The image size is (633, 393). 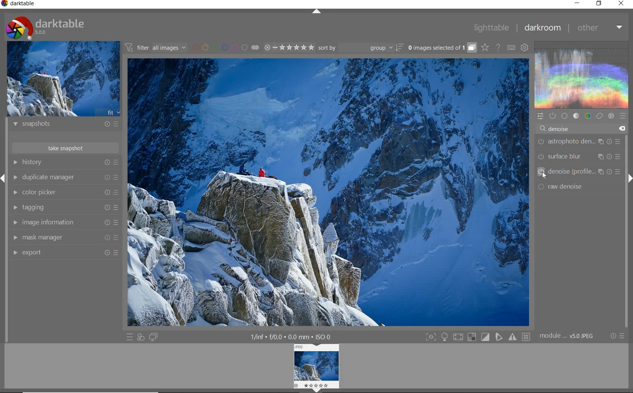 What do you see at coordinates (64, 252) in the screenshot?
I see `export` at bounding box center [64, 252].